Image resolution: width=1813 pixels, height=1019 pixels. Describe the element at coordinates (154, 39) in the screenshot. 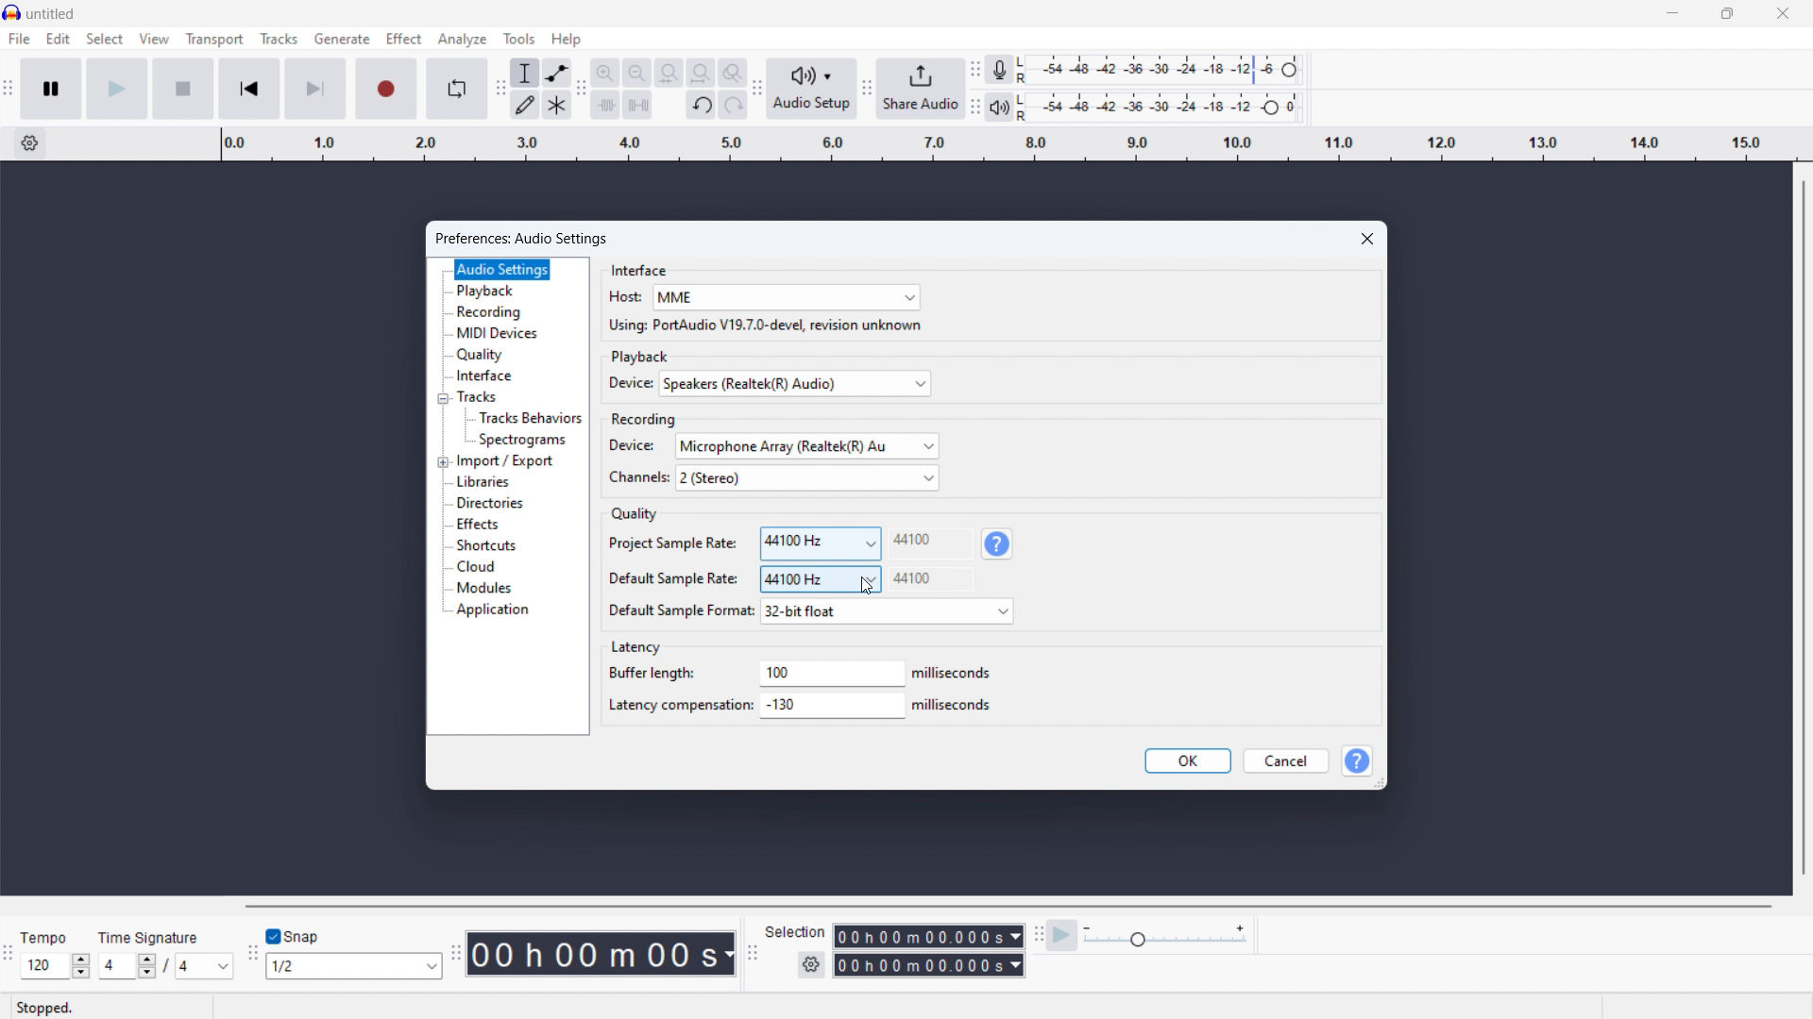

I see `view` at that location.